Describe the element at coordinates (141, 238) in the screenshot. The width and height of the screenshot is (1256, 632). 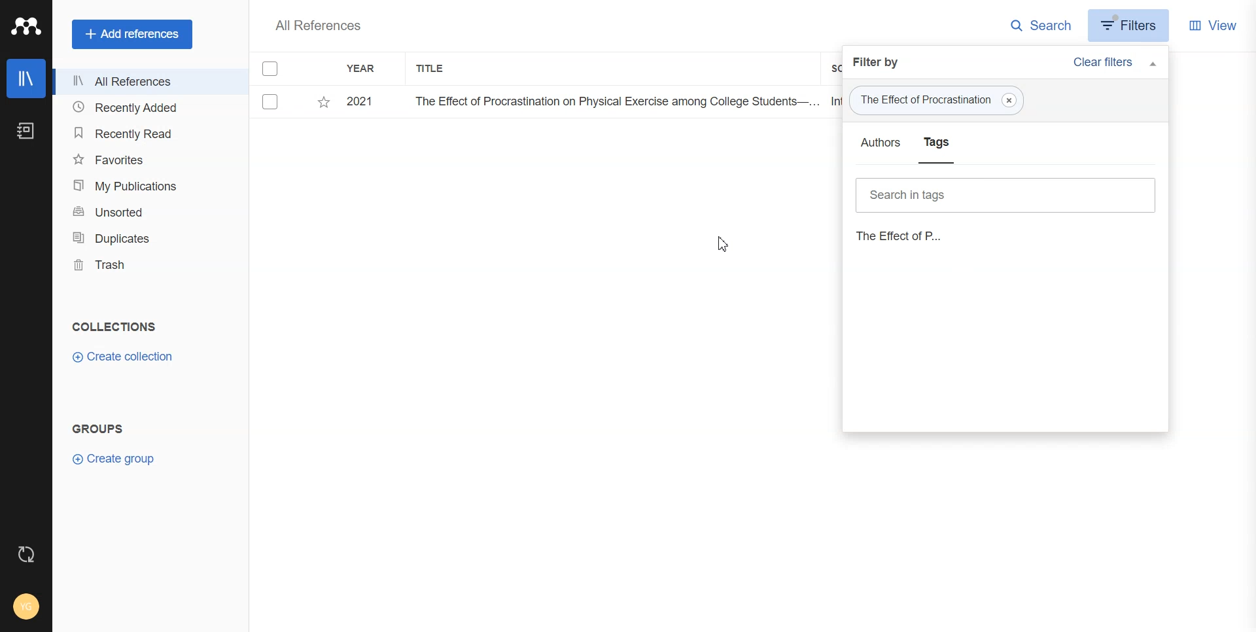
I see `Duplicates` at that location.